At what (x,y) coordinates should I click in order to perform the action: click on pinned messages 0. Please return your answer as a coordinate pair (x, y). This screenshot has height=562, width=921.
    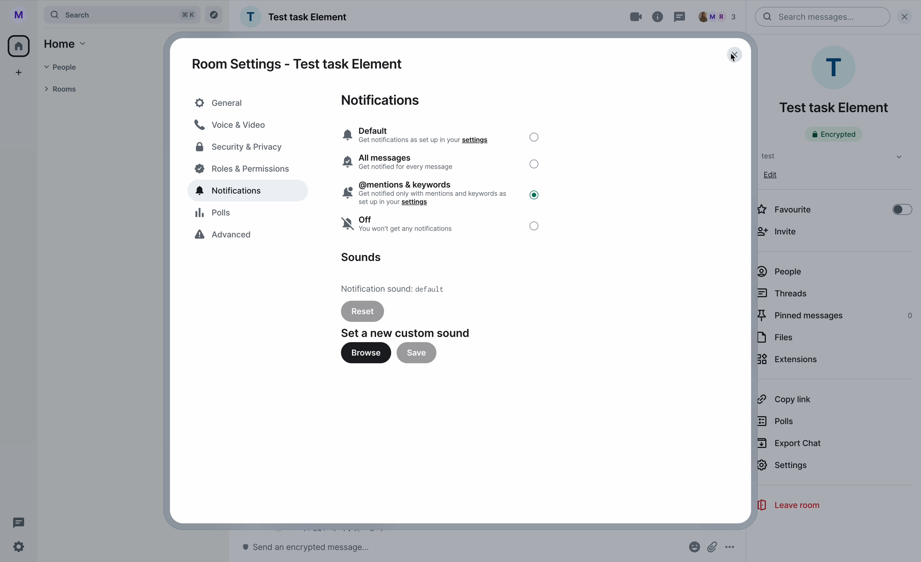
    Looking at the image, I should click on (836, 316).